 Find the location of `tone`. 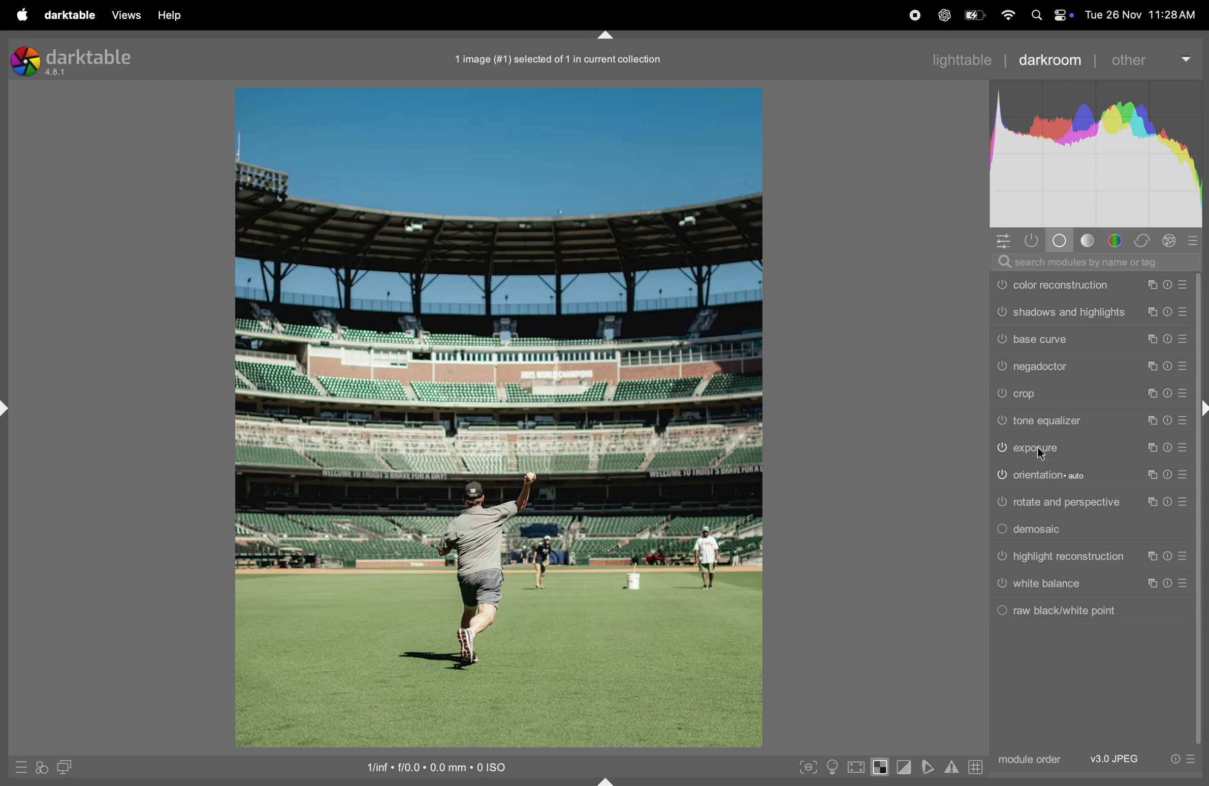

tone is located at coordinates (1089, 240).